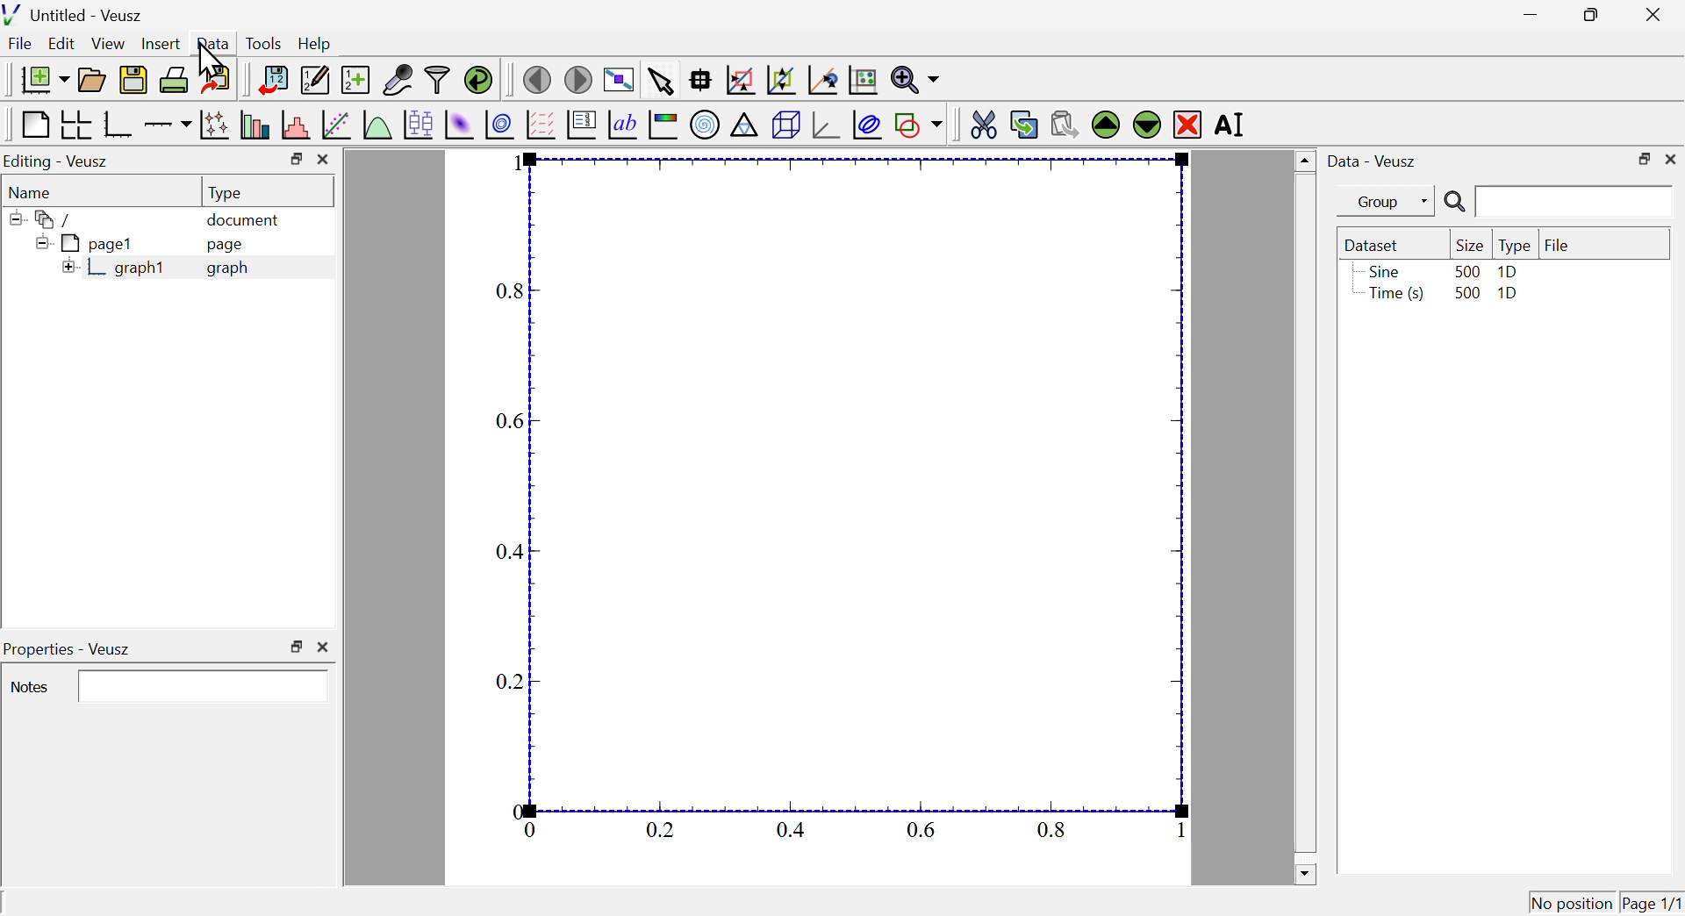 The image size is (1685, 916). What do you see at coordinates (228, 247) in the screenshot?
I see `page` at bounding box center [228, 247].